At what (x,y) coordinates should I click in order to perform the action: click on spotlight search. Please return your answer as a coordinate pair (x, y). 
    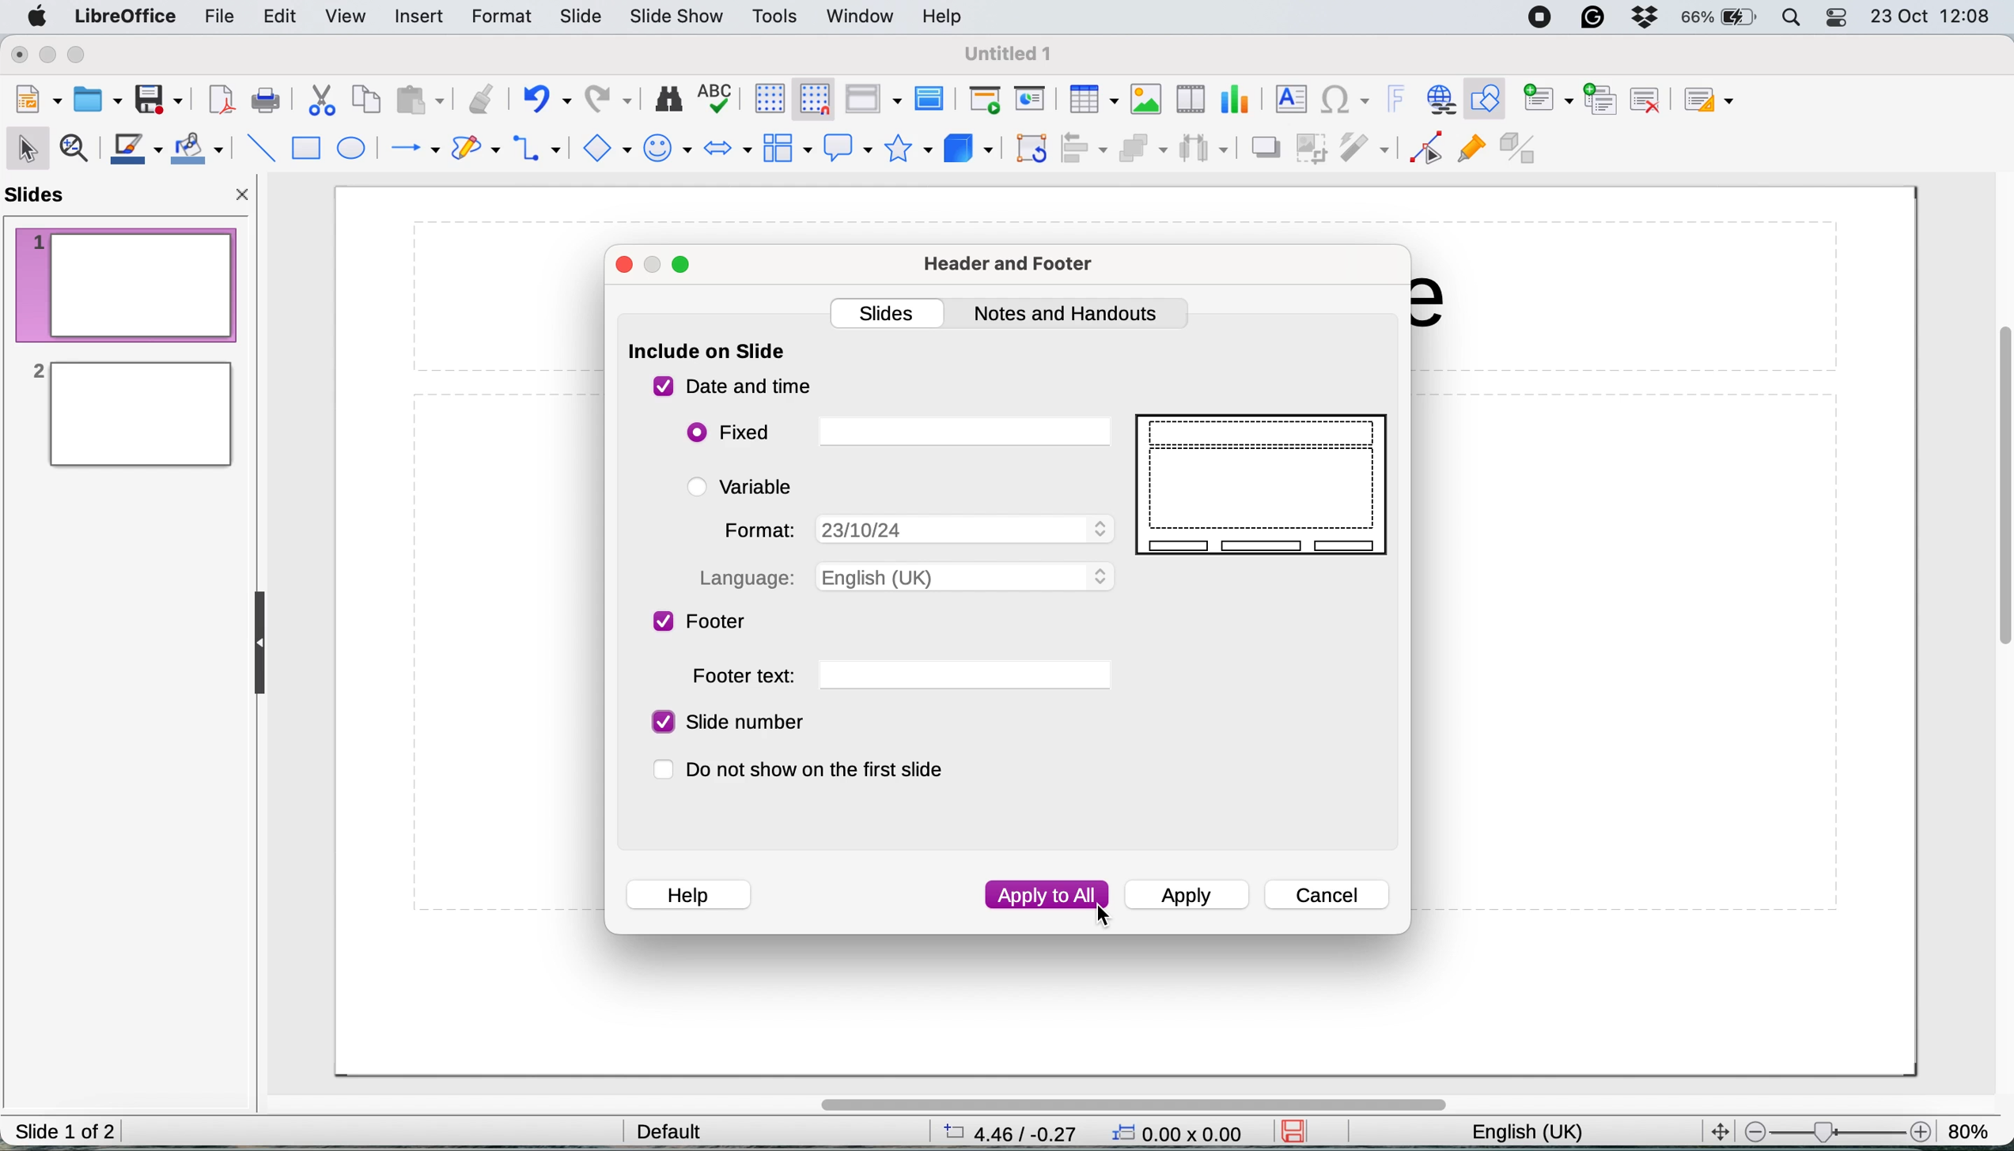
    Looking at the image, I should click on (1793, 17).